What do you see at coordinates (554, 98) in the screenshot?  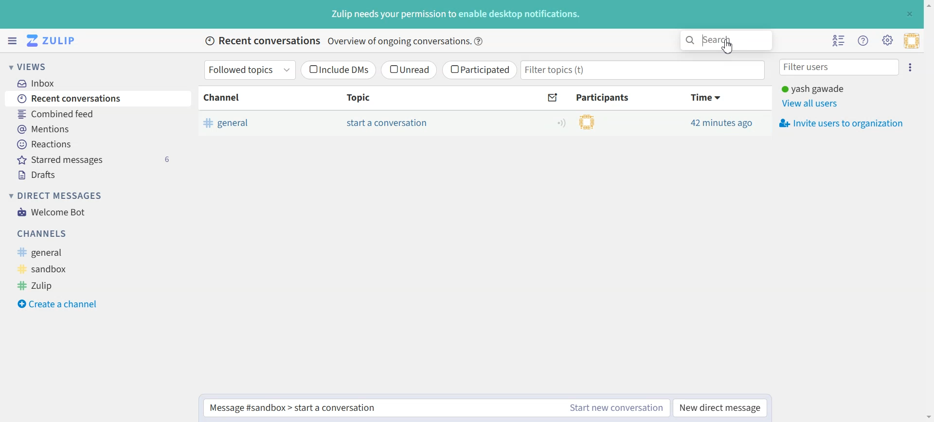 I see `Sort by unread messages count` at bounding box center [554, 98].